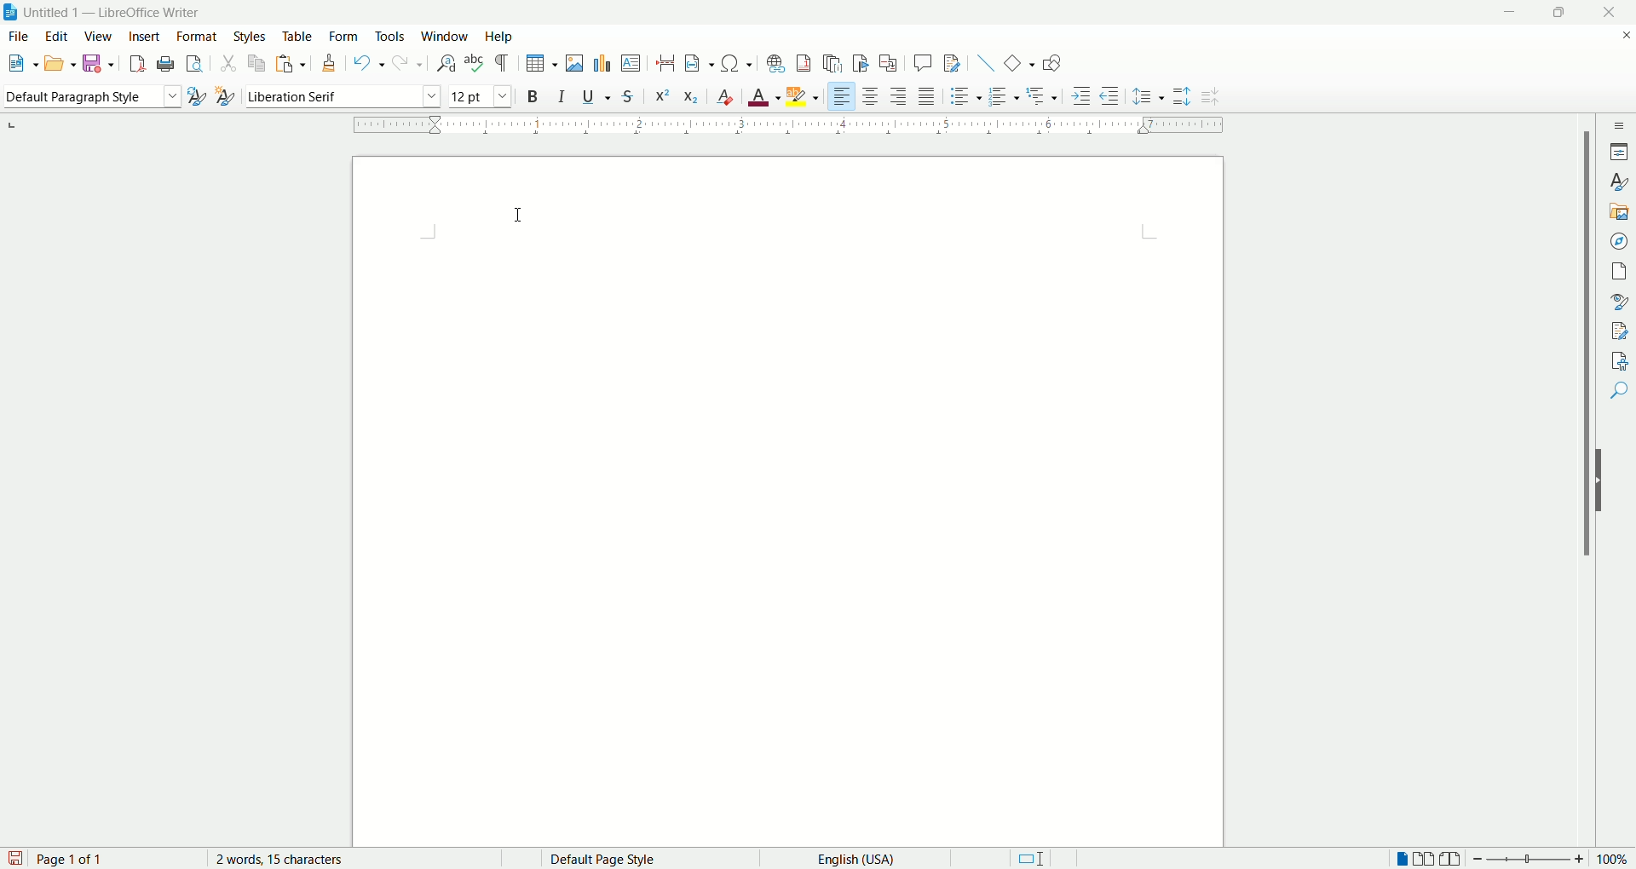 This screenshot has height=869, width=1636. Describe the element at coordinates (290, 64) in the screenshot. I see `paste` at that location.